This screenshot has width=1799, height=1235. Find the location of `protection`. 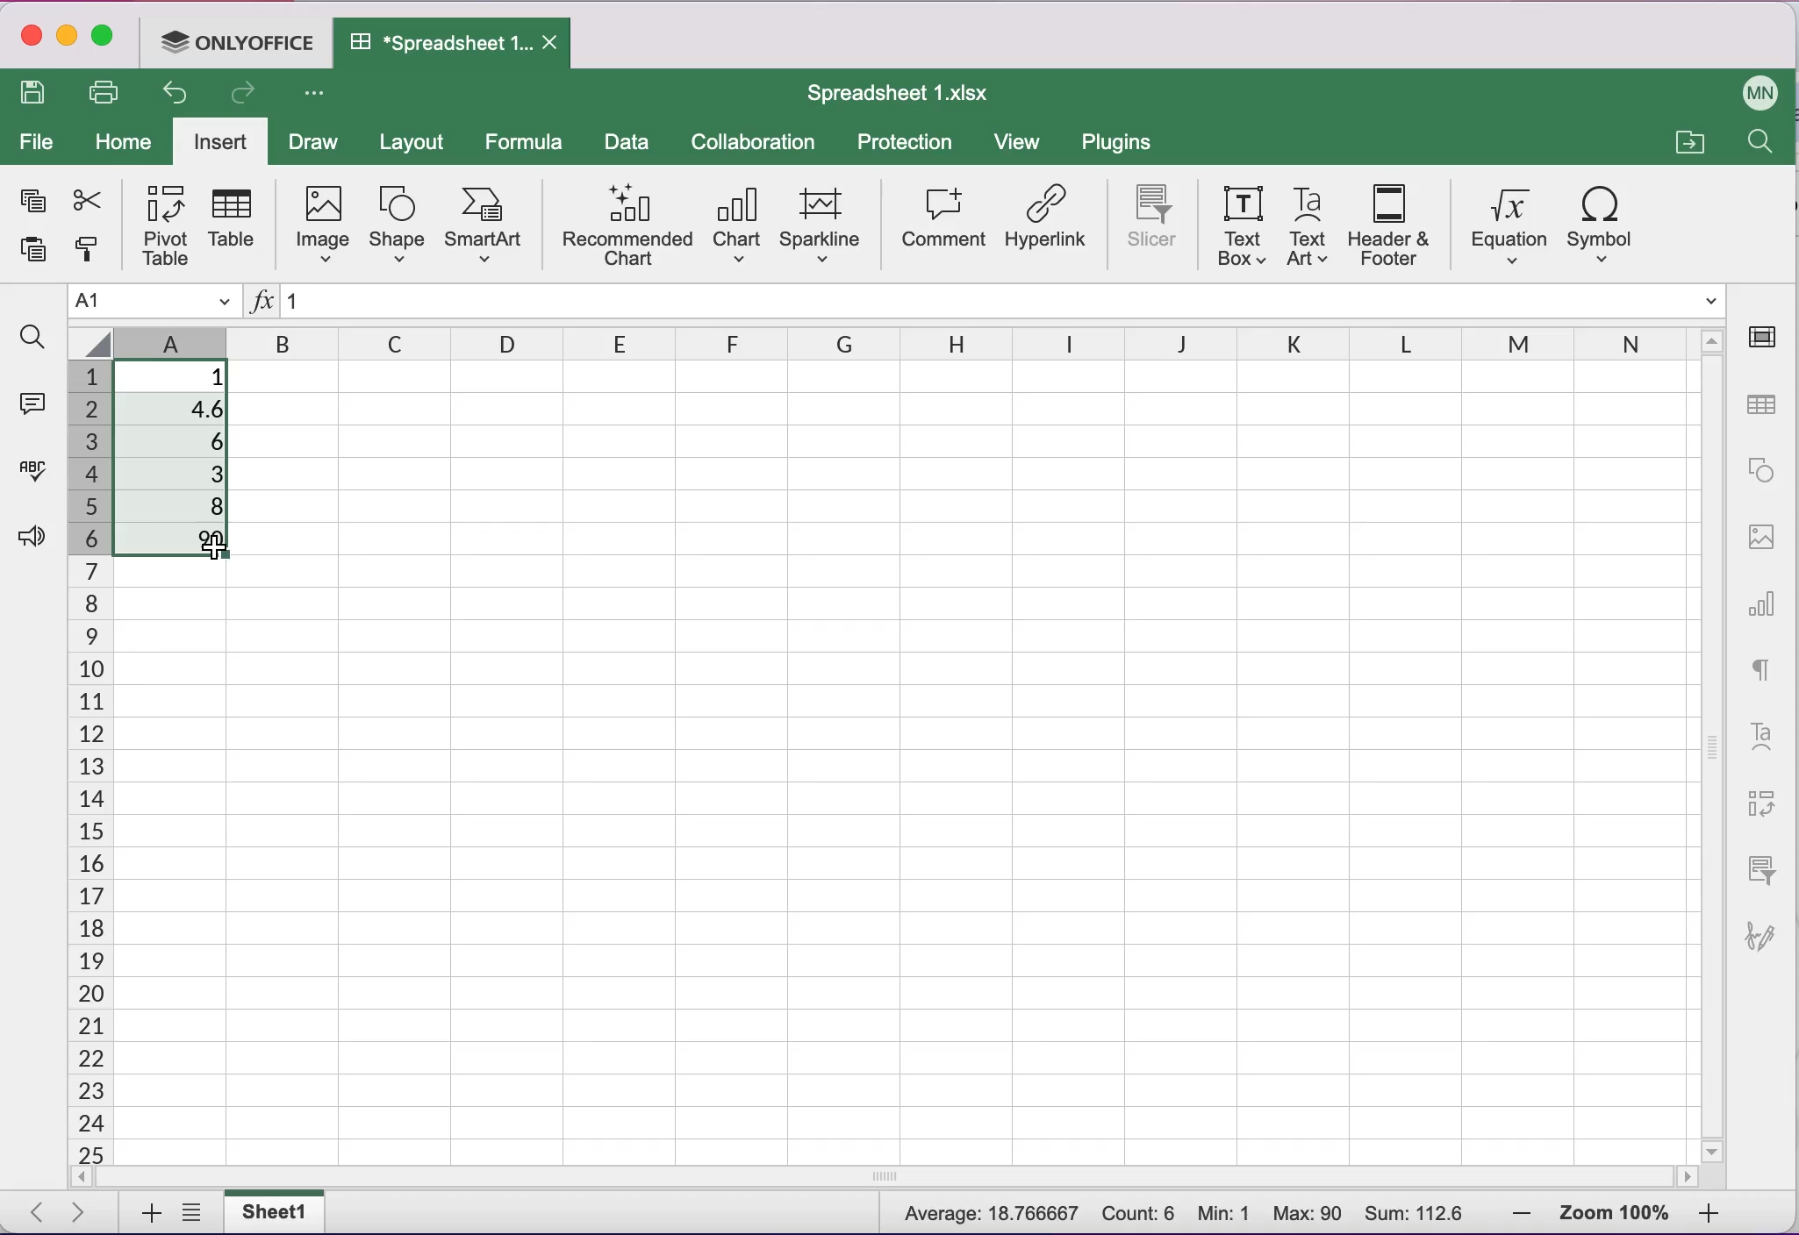

protection is located at coordinates (903, 143).